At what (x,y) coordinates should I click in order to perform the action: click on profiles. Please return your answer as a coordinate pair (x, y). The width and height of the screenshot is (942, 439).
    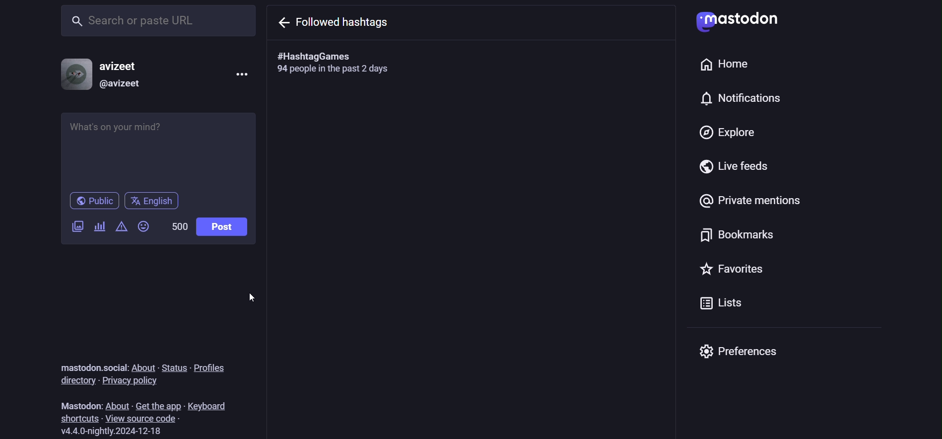
    Looking at the image, I should click on (218, 367).